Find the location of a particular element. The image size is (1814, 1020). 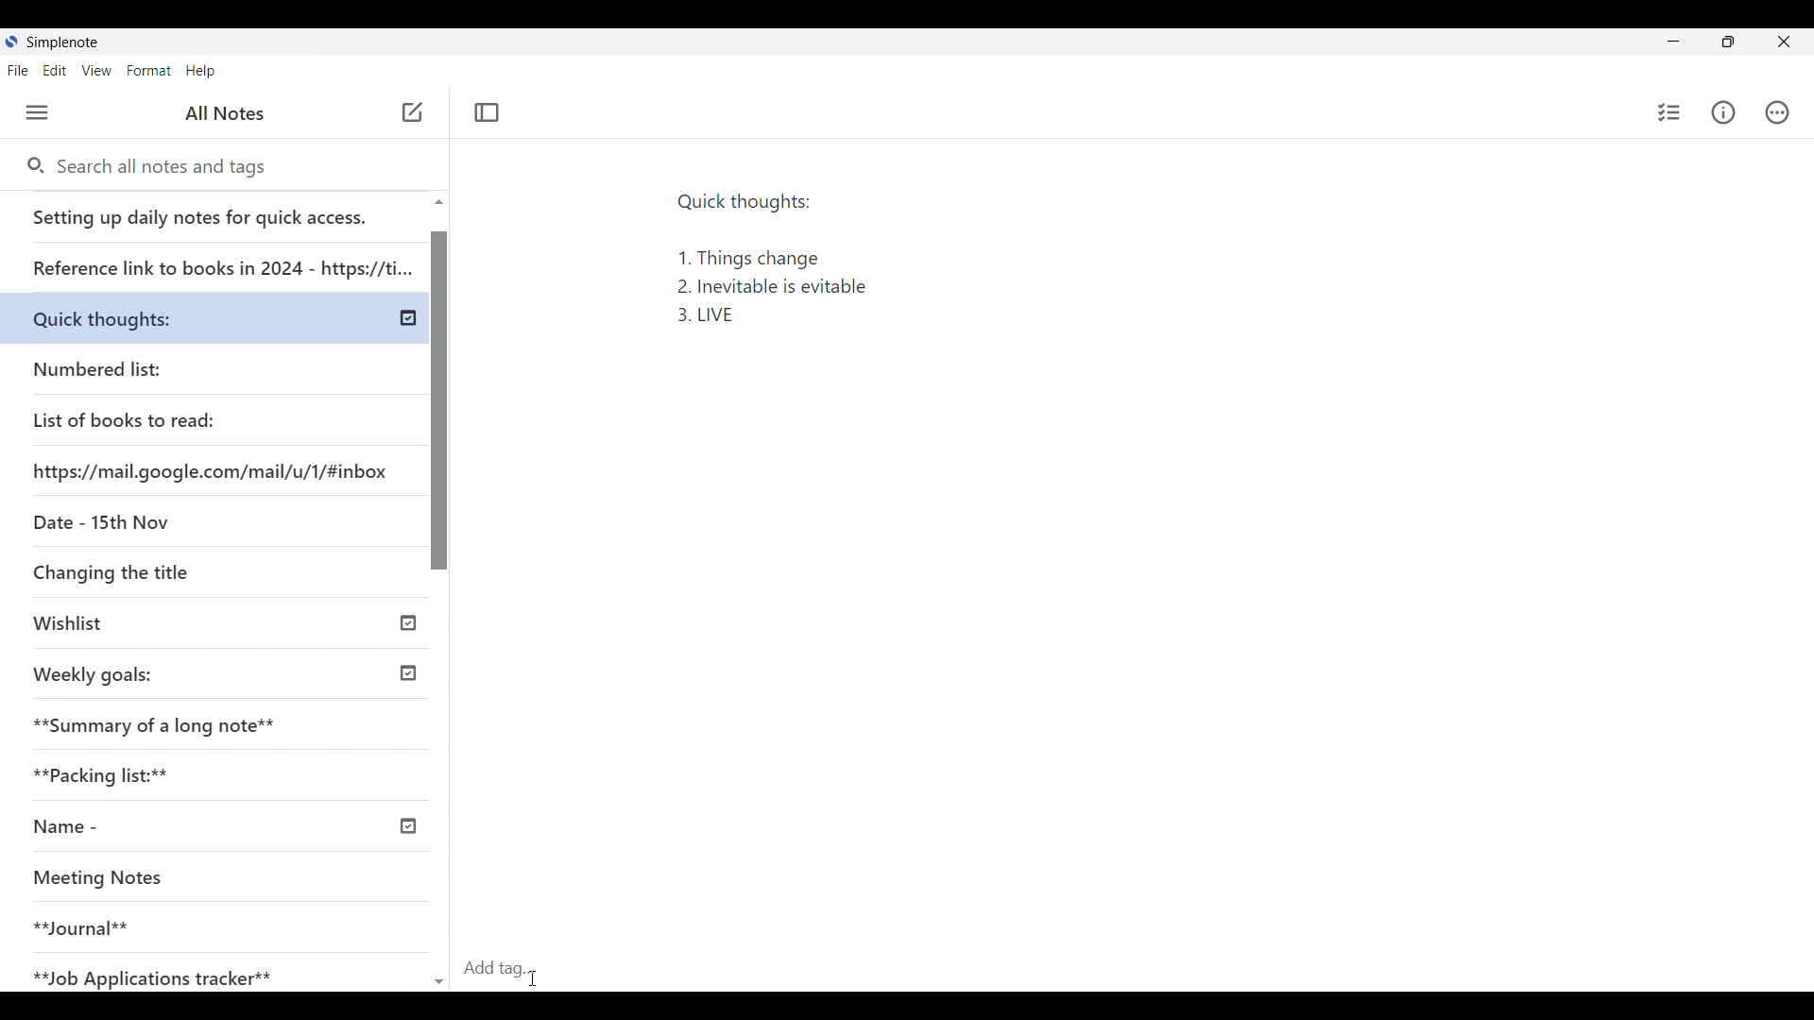

published is located at coordinates (408, 620).